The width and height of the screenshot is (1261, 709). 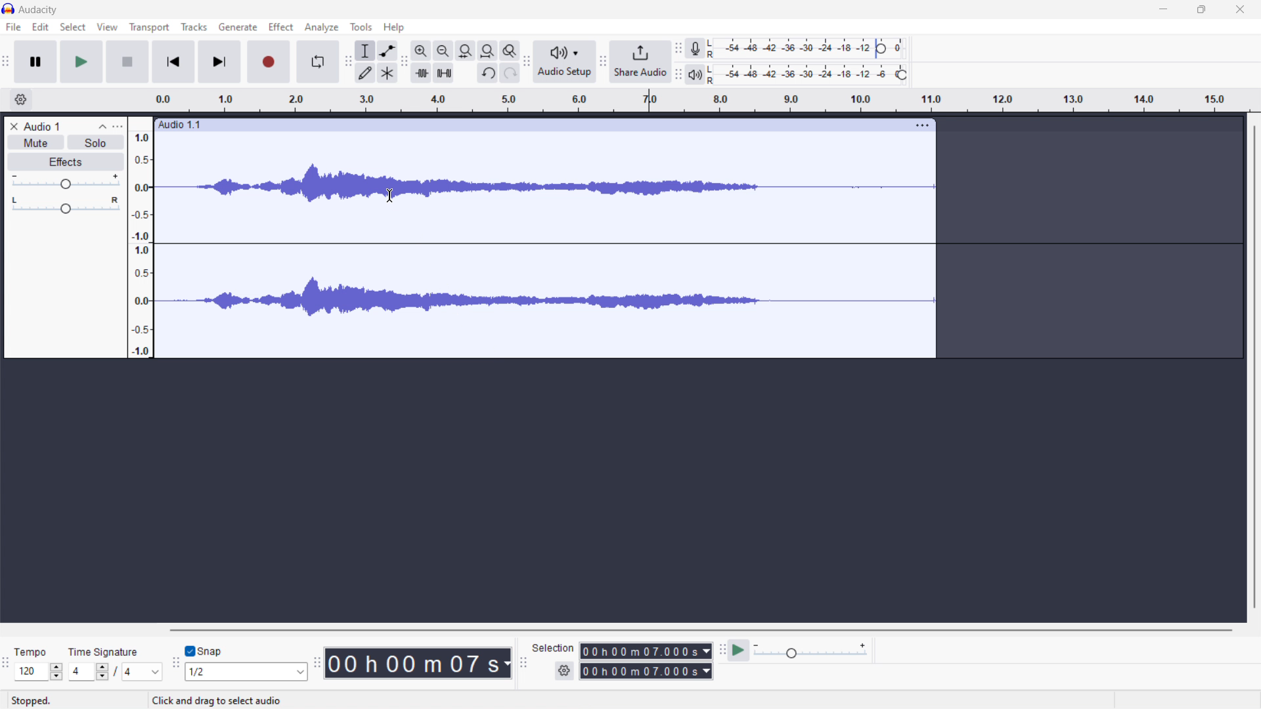 I want to click on tools toolbar, so click(x=348, y=62).